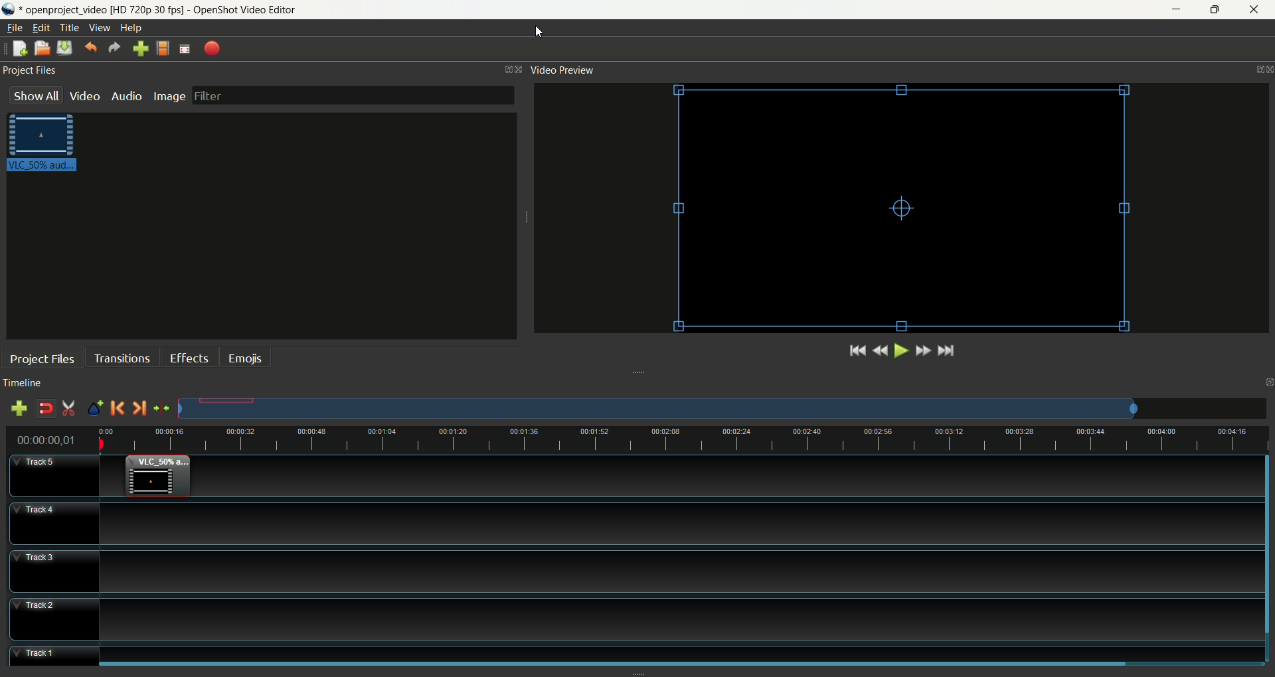 This screenshot has width=1275, height=677. Describe the element at coordinates (1178, 9) in the screenshot. I see `minimize` at that location.